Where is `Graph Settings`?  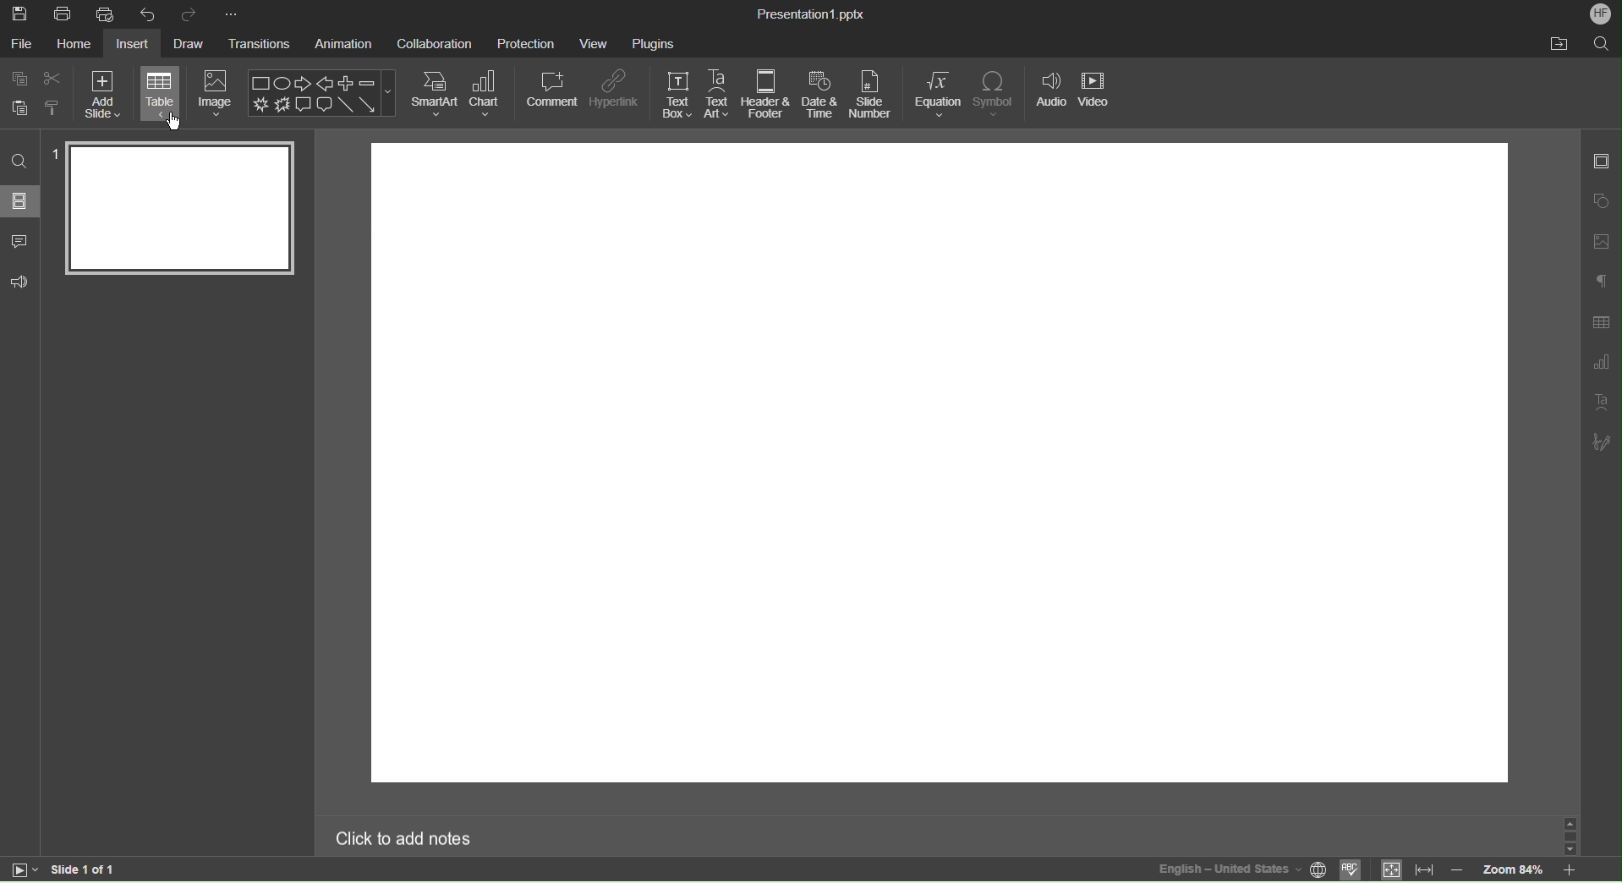
Graph Settings is located at coordinates (1601, 364).